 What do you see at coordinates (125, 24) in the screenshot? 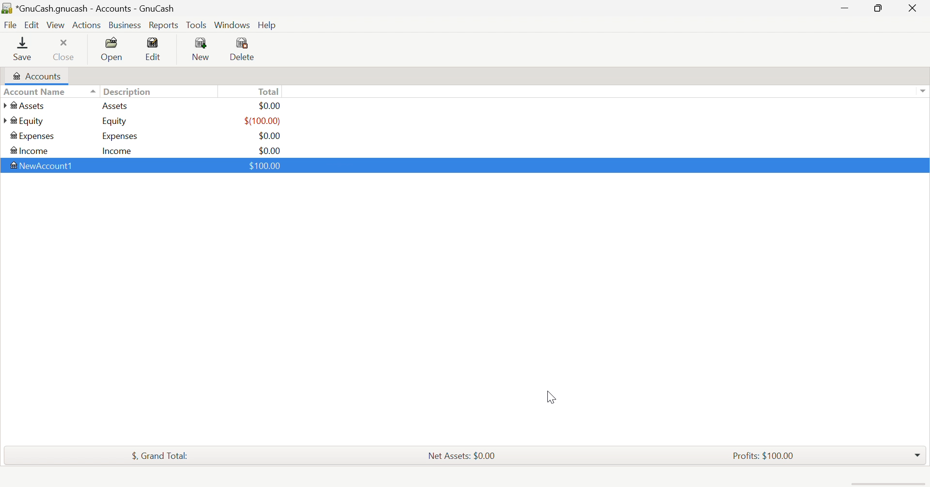
I see `Business` at bounding box center [125, 24].